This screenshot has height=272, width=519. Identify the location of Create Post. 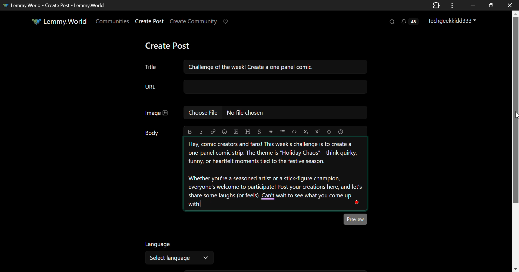
(170, 45).